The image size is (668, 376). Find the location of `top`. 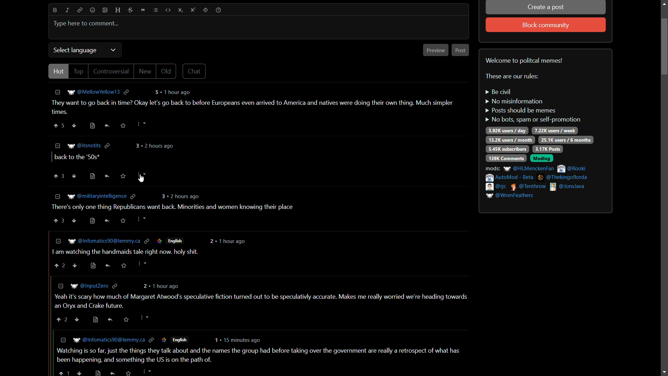

top is located at coordinates (79, 71).